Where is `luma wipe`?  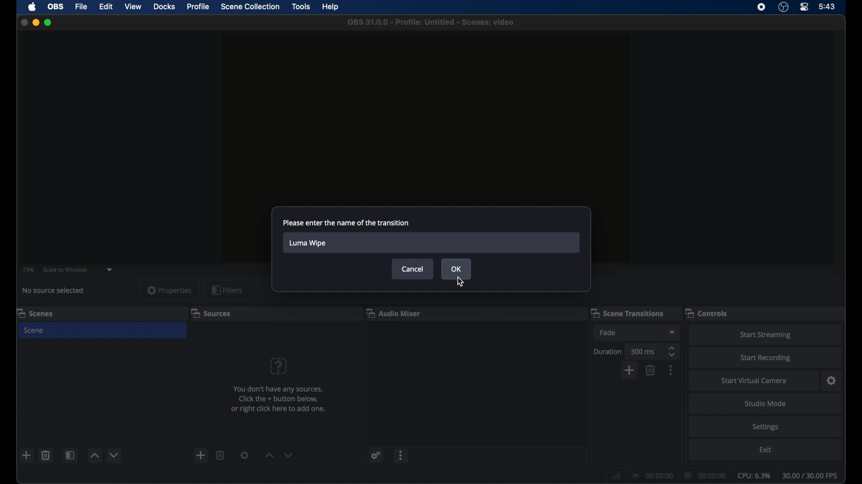 luma wipe is located at coordinates (308, 243).